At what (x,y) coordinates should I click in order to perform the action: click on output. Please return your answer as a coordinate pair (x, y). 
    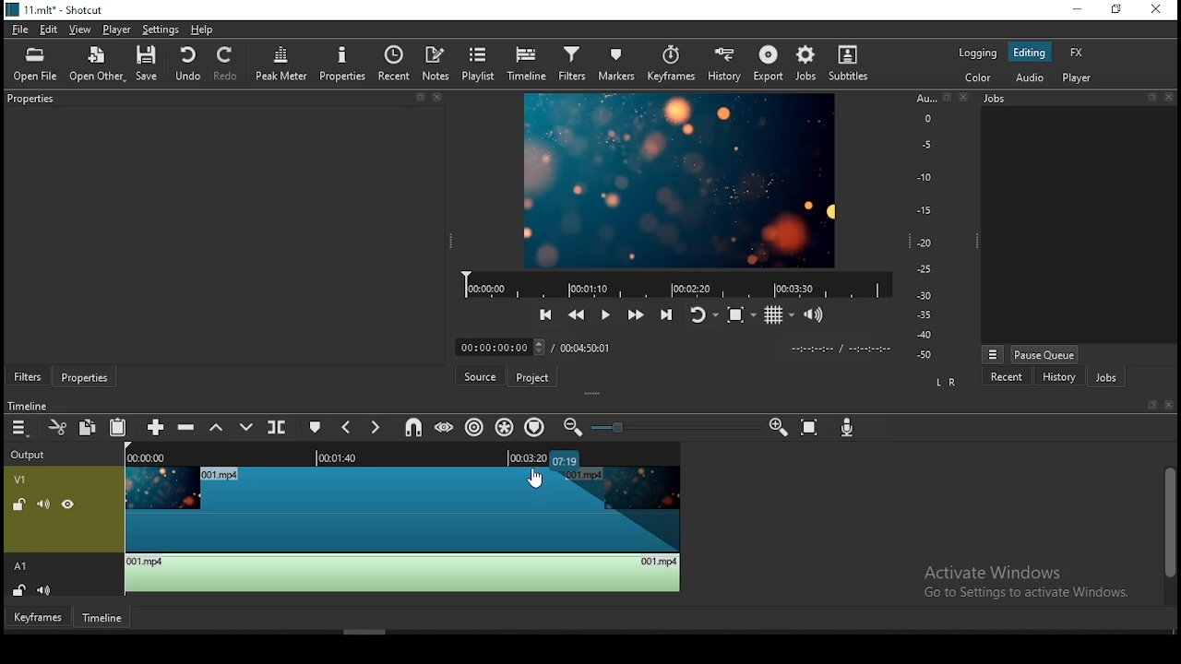
    Looking at the image, I should click on (31, 456).